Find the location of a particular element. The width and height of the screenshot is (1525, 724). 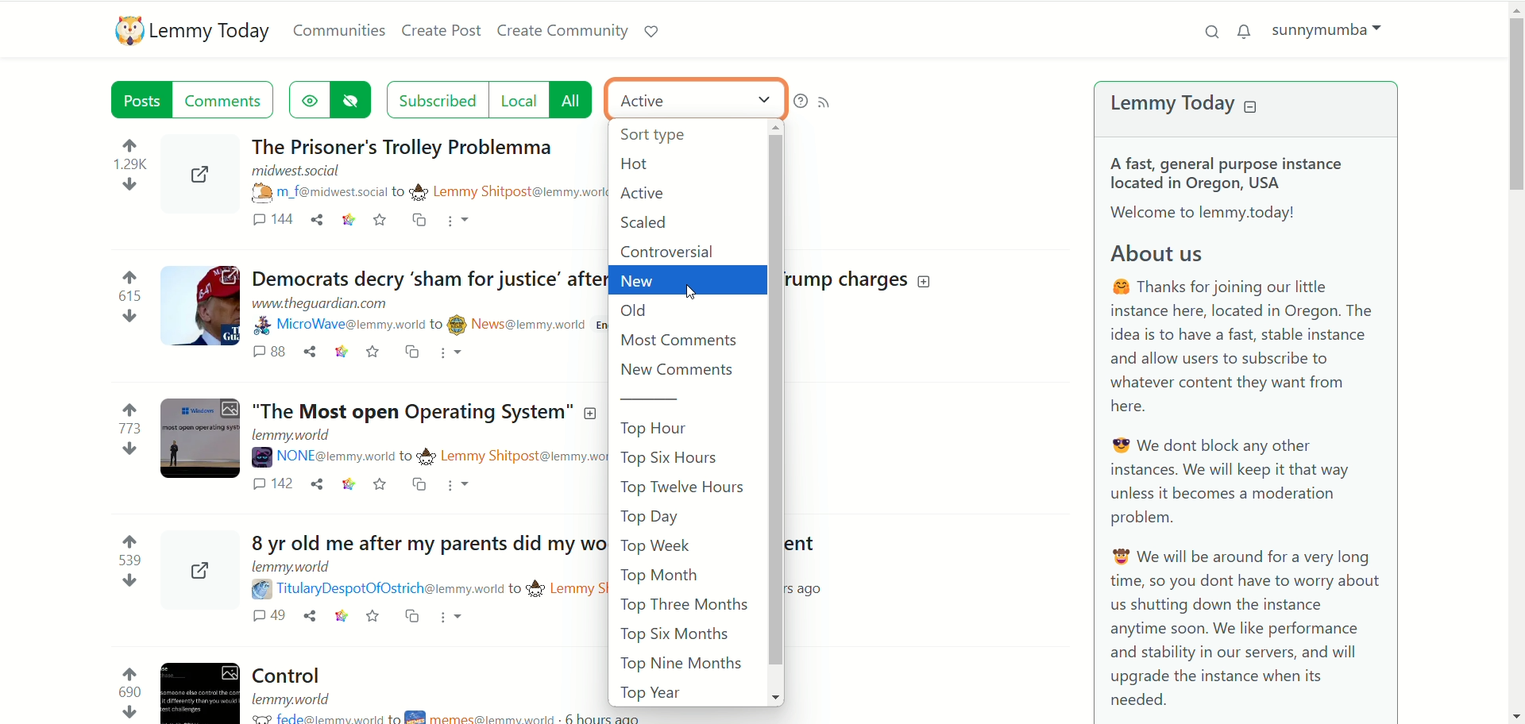

NONE@lemmy.world to Lemmy Shitpost@lemmy.world is located at coordinates (435, 456).